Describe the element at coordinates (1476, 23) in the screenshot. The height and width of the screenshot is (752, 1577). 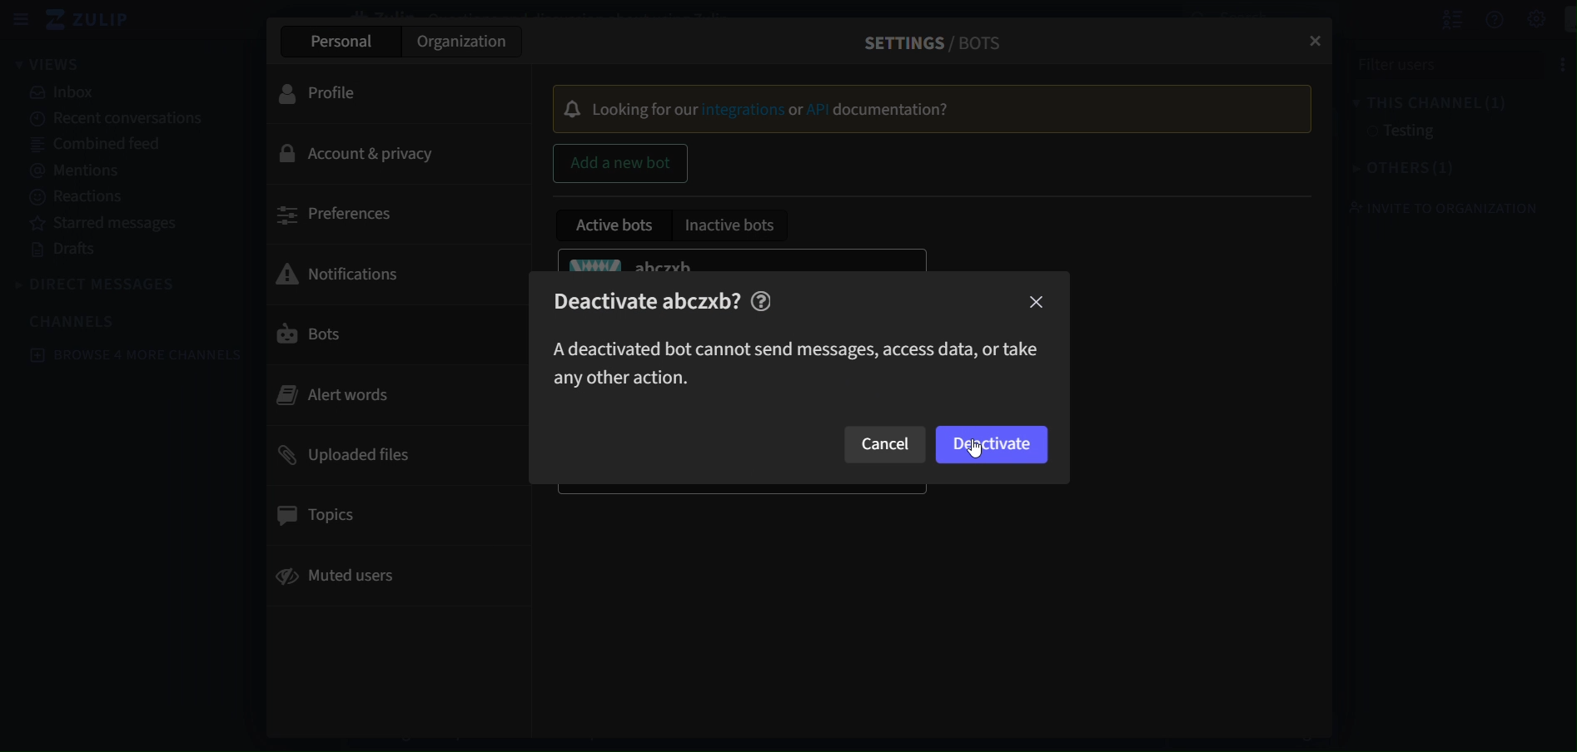
I see `get help` at that location.